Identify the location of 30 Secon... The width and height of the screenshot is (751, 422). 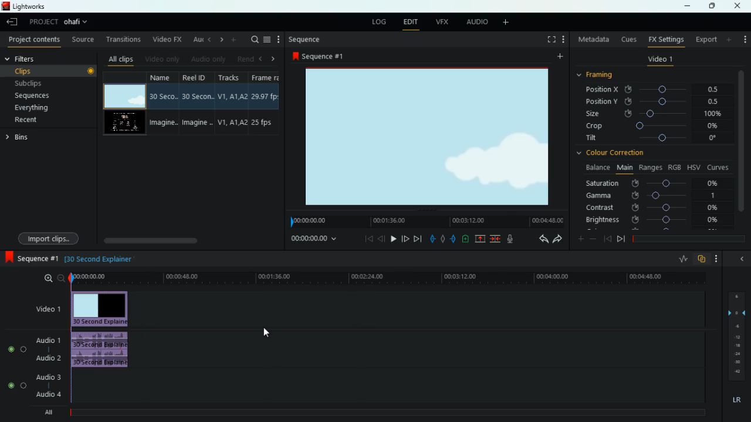
(199, 95).